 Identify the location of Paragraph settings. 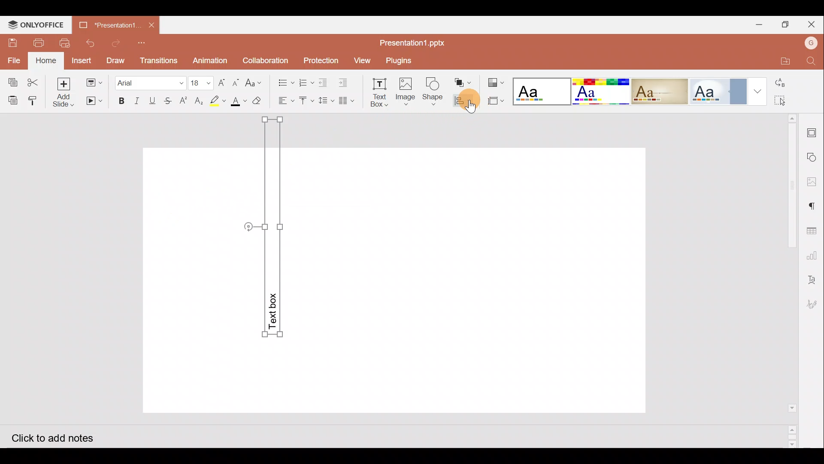
(815, 205).